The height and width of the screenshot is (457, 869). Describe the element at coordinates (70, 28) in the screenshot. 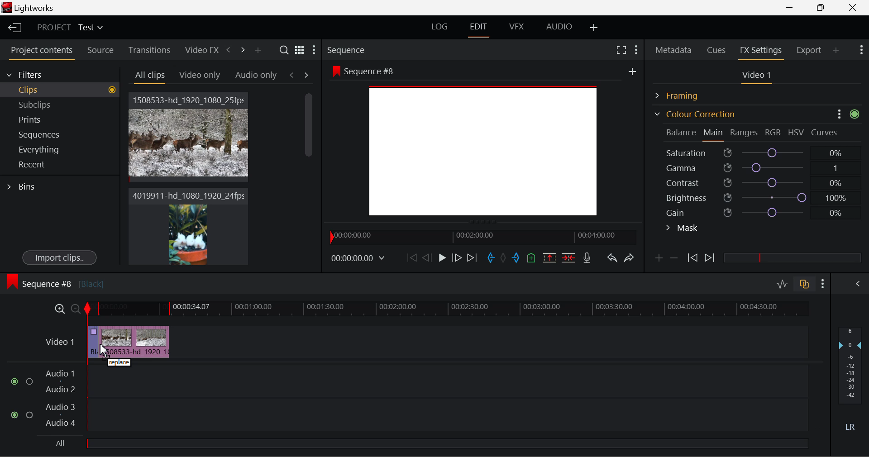

I see `Project Title` at that location.